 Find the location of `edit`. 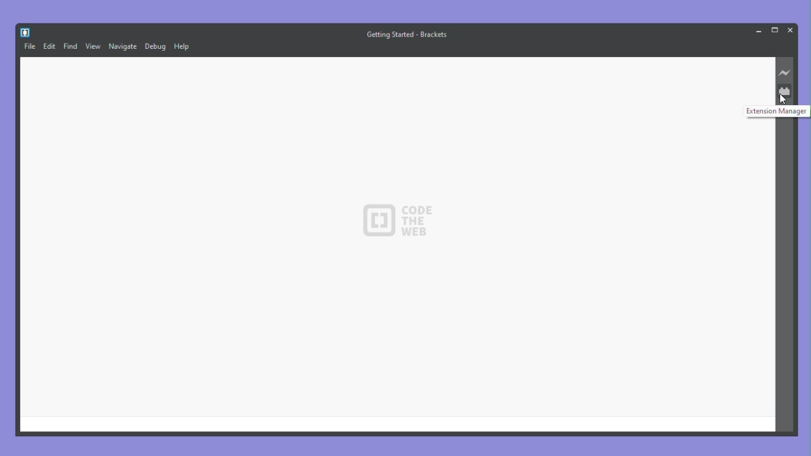

edit is located at coordinates (49, 46).